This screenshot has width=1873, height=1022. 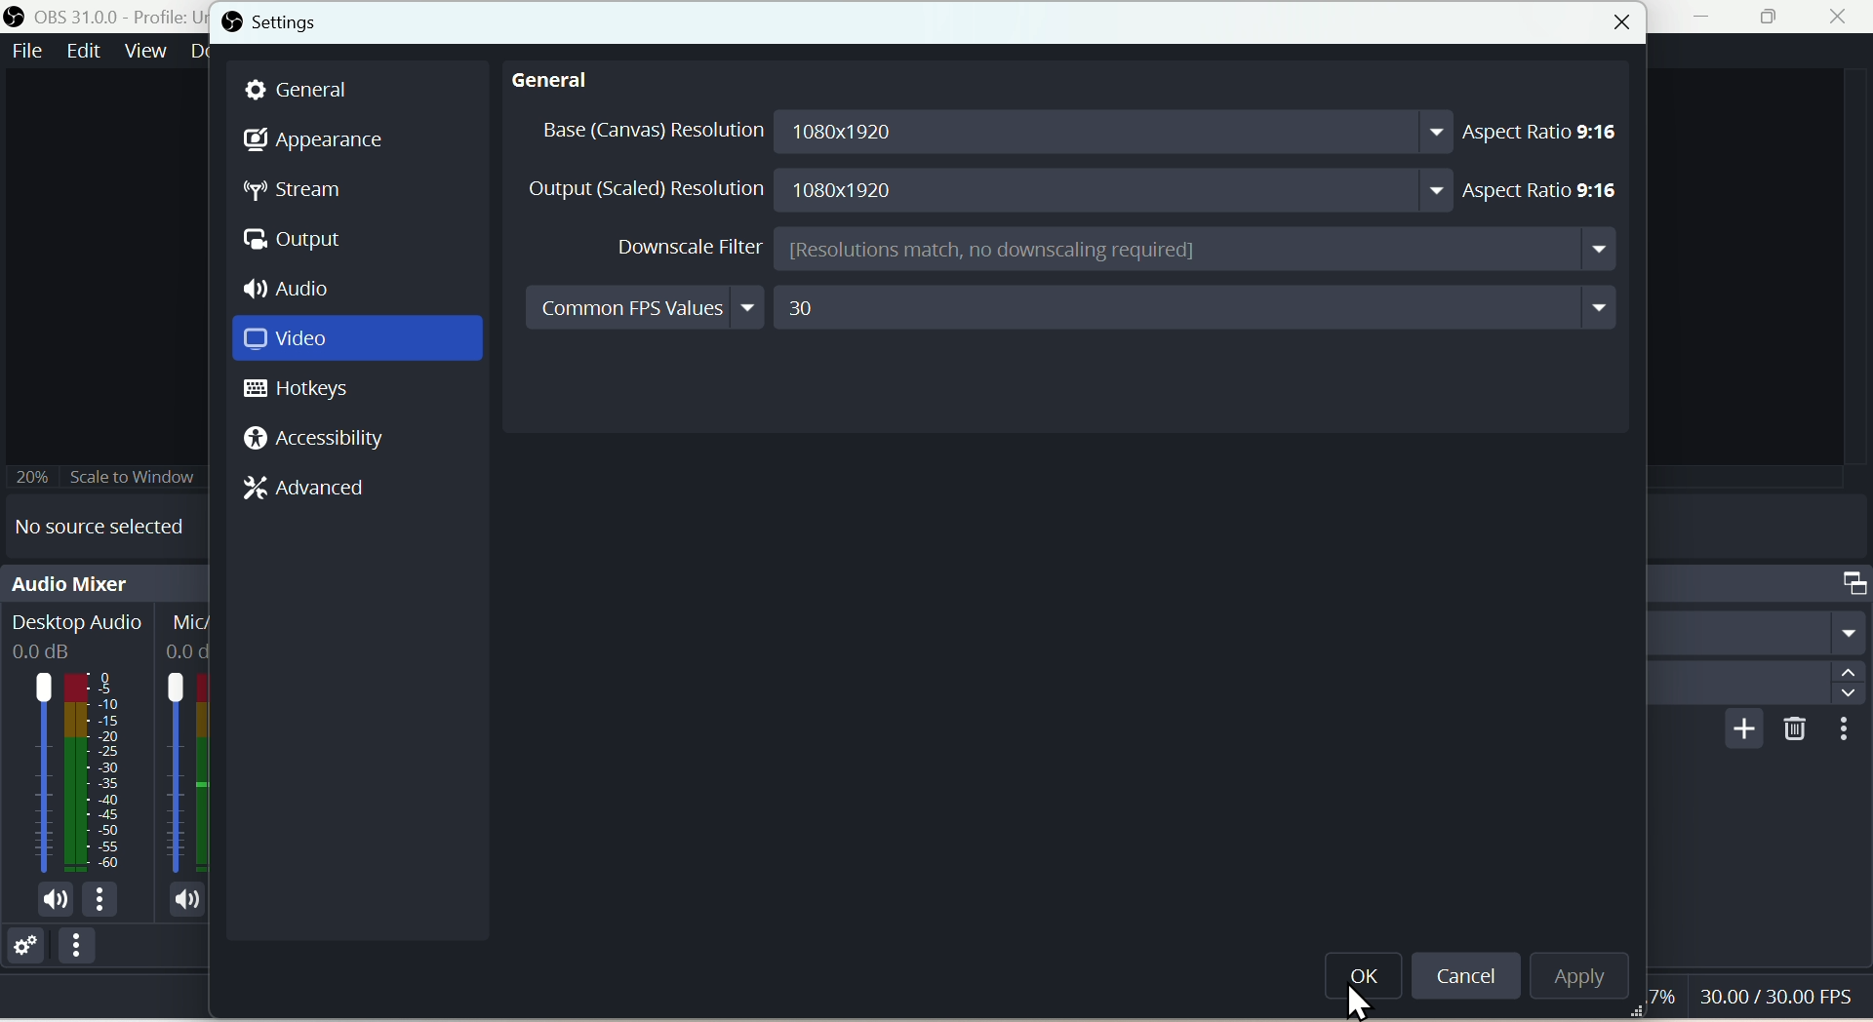 I want to click on Appearance, so click(x=314, y=138).